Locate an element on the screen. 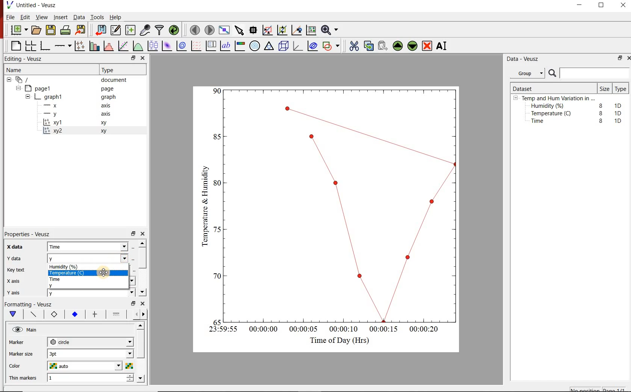 This screenshot has height=392, width=631. 1D is located at coordinates (620, 105).